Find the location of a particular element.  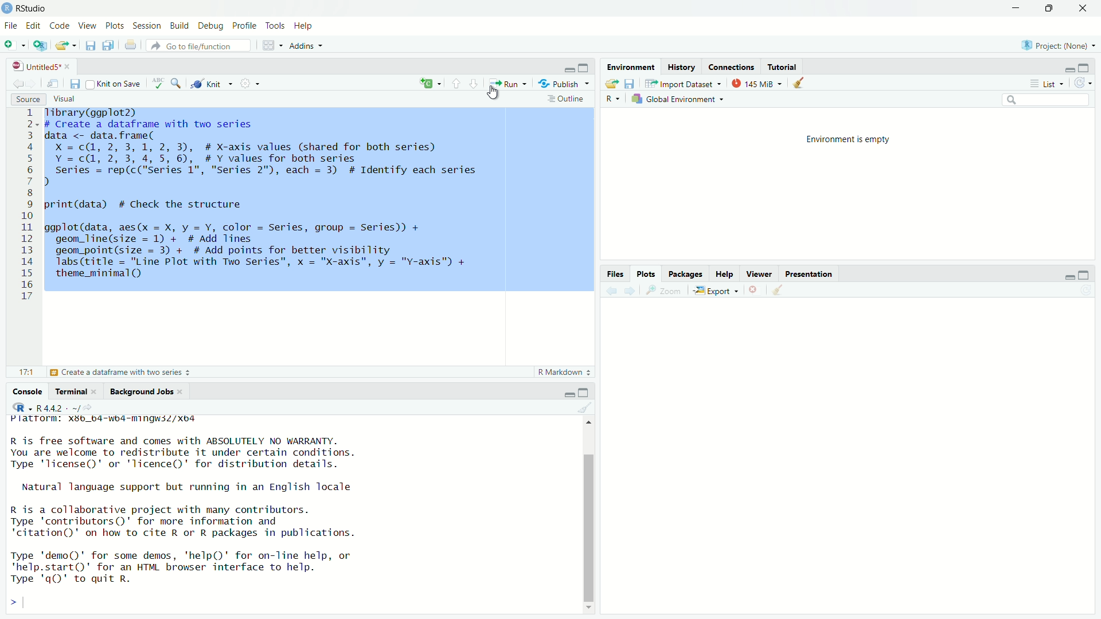

Zoom is located at coordinates (663, 291).